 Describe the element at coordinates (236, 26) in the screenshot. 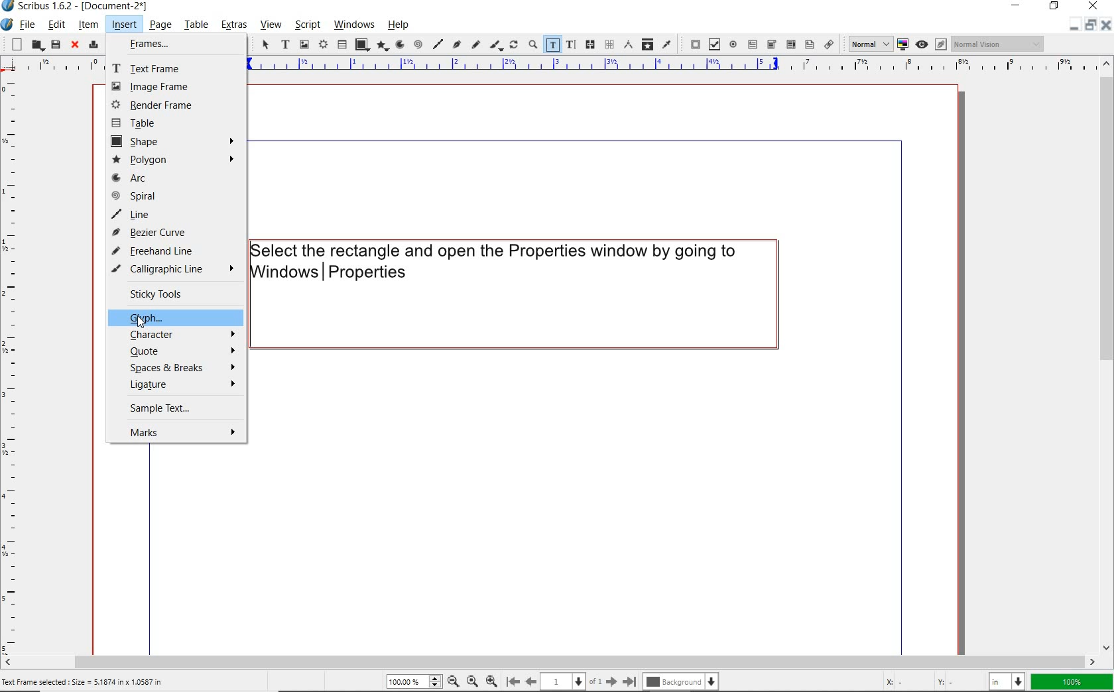

I see `extras` at that location.